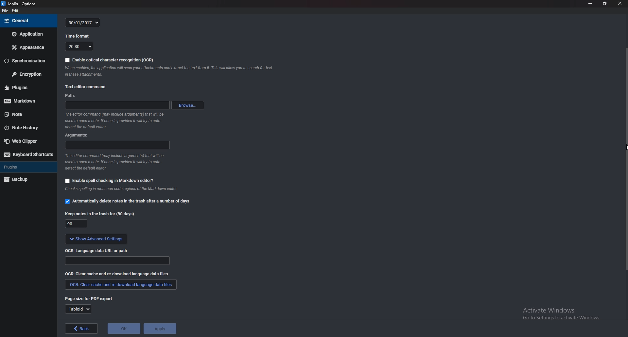  Describe the element at coordinates (28, 35) in the screenshot. I see `Application` at that location.